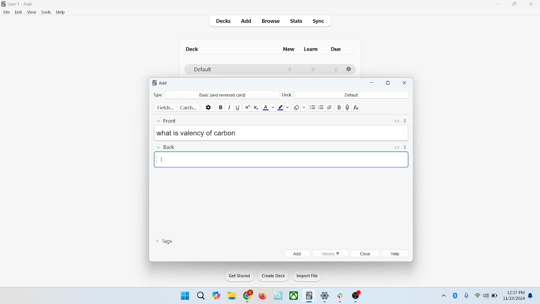  What do you see at coordinates (168, 119) in the screenshot?
I see `front` at bounding box center [168, 119].